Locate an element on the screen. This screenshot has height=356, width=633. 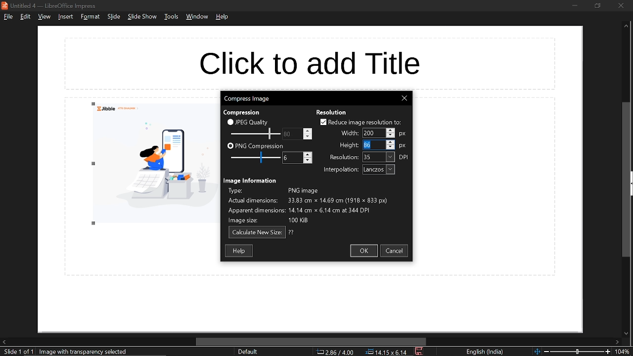
increase png compression is located at coordinates (308, 154).